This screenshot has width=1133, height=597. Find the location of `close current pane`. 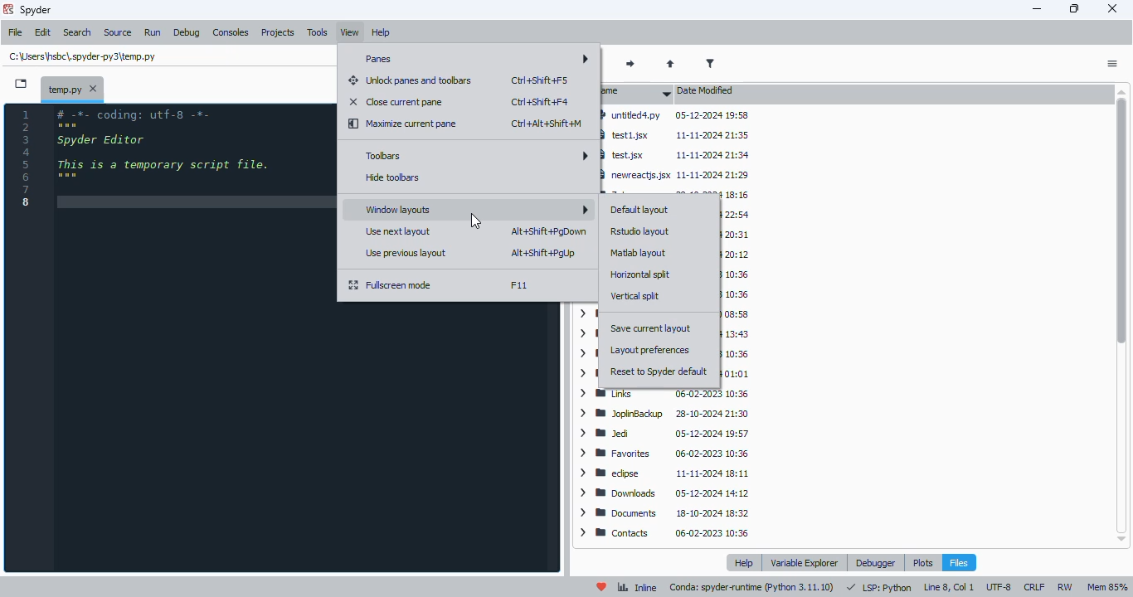

close current pane is located at coordinates (396, 102).